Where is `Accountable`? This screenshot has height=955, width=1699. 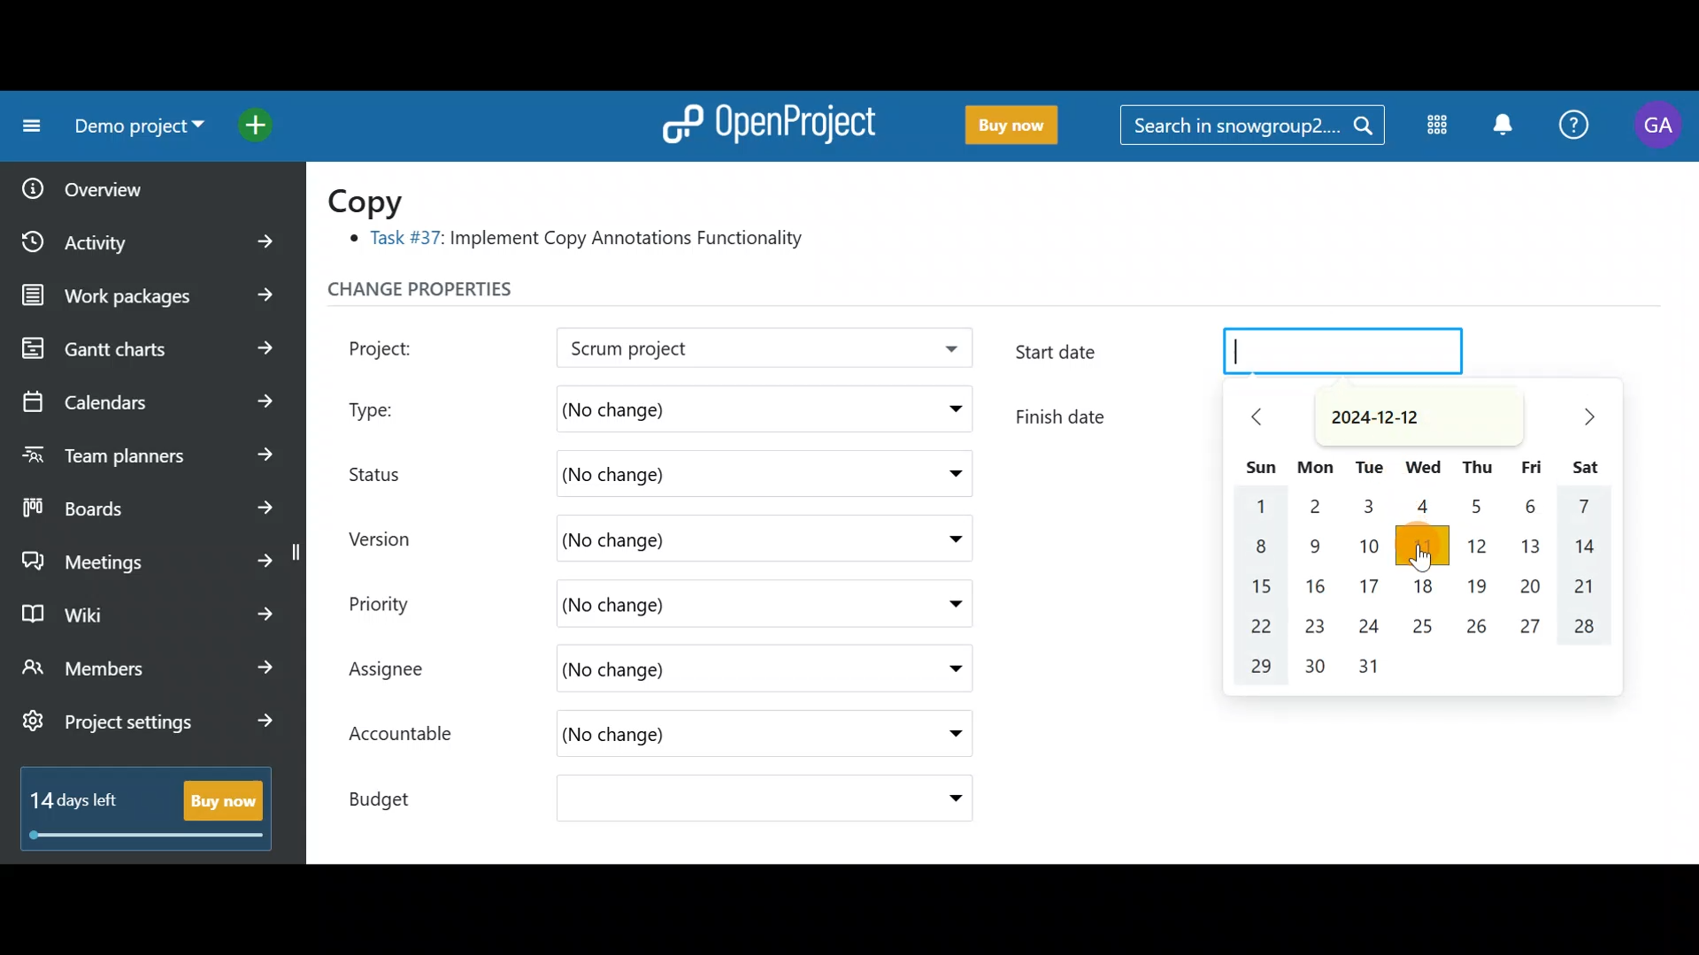 Accountable is located at coordinates (410, 736).